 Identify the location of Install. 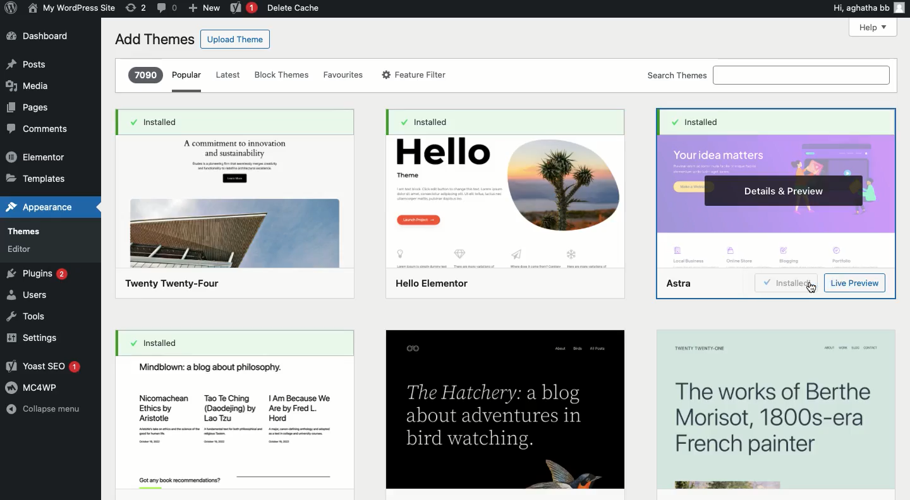
(787, 283).